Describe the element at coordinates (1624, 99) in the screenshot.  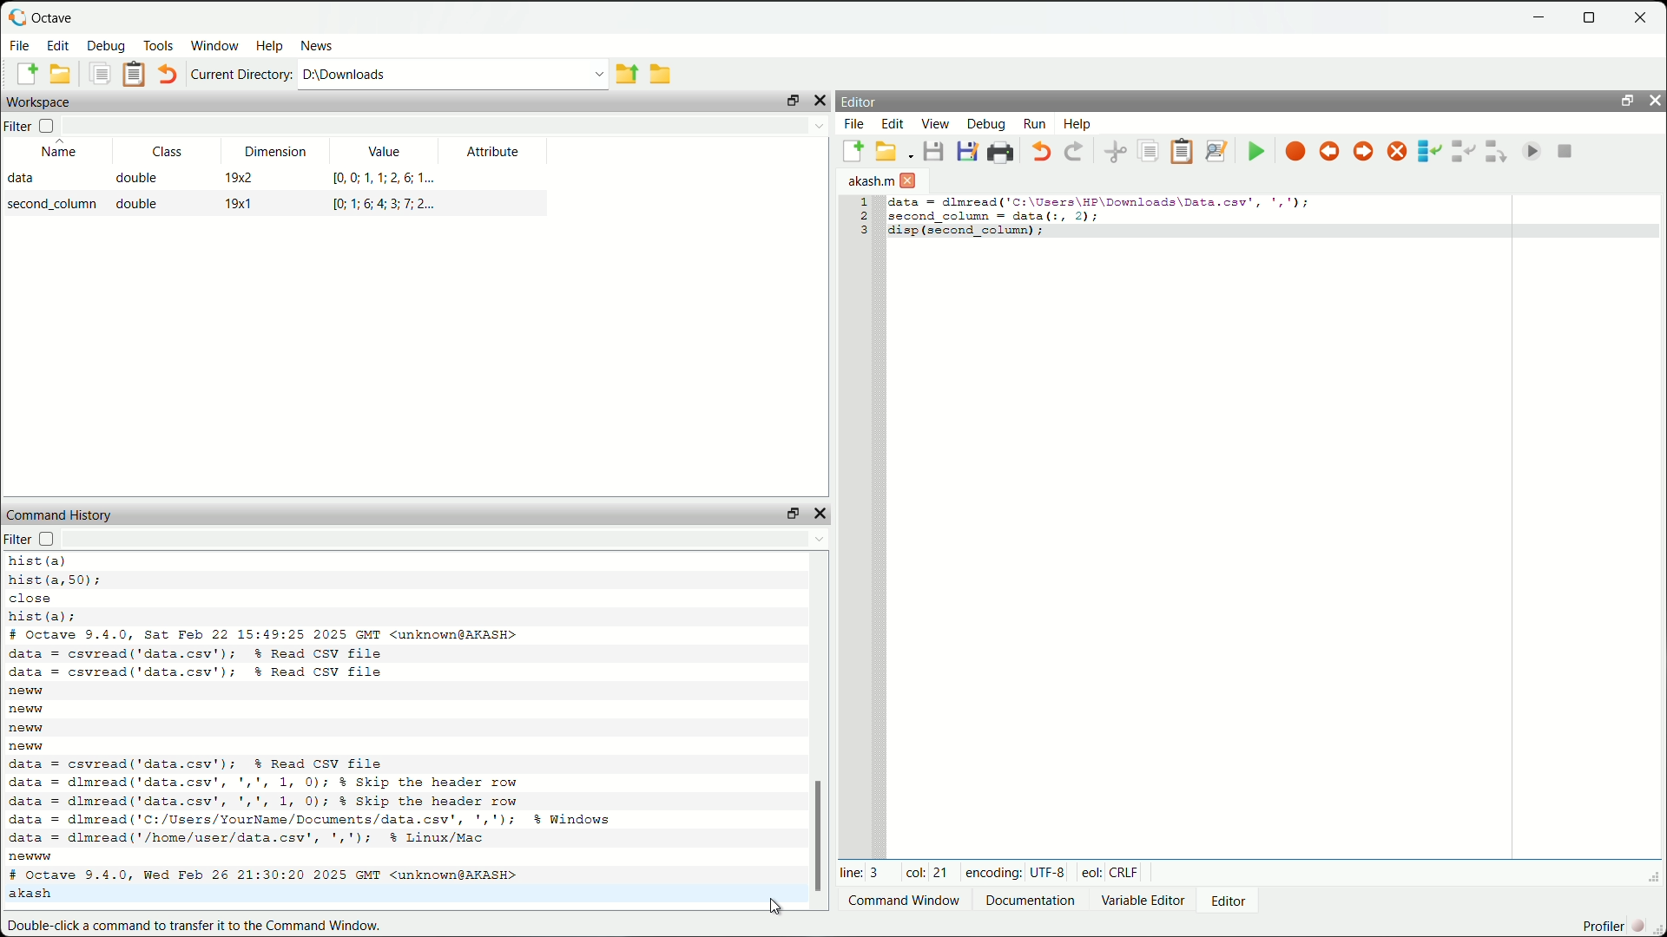
I see `unlock widget` at that location.